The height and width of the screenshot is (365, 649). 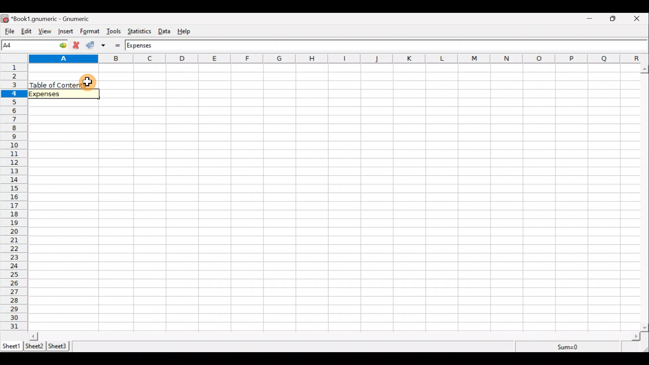 What do you see at coordinates (141, 32) in the screenshot?
I see `Statistics` at bounding box center [141, 32].